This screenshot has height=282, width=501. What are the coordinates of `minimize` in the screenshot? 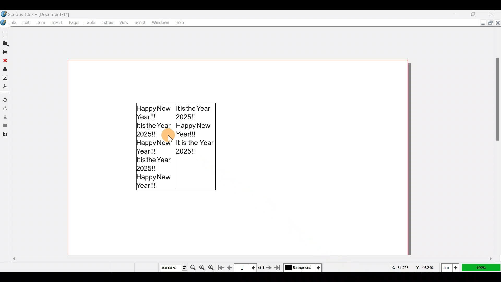 It's located at (481, 23).